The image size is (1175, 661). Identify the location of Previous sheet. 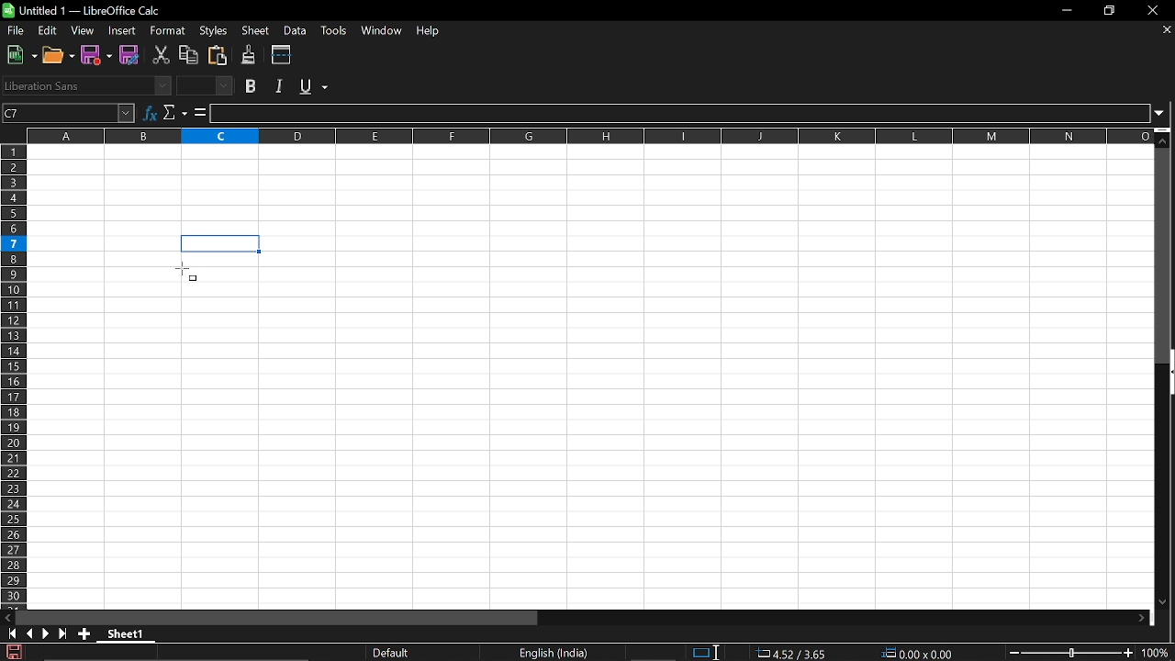
(28, 633).